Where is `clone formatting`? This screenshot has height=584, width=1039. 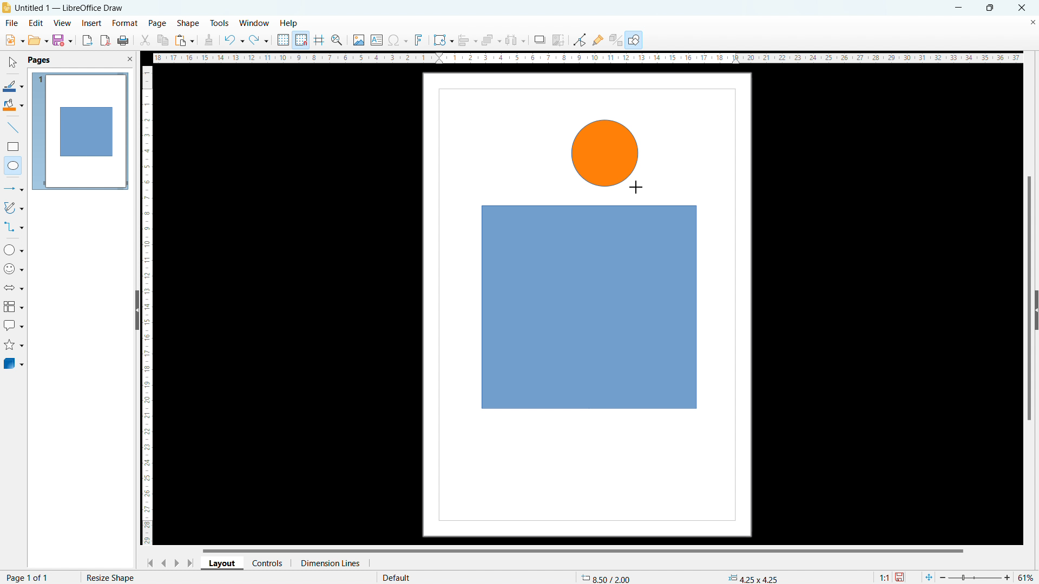 clone formatting is located at coordinates (209, 41).